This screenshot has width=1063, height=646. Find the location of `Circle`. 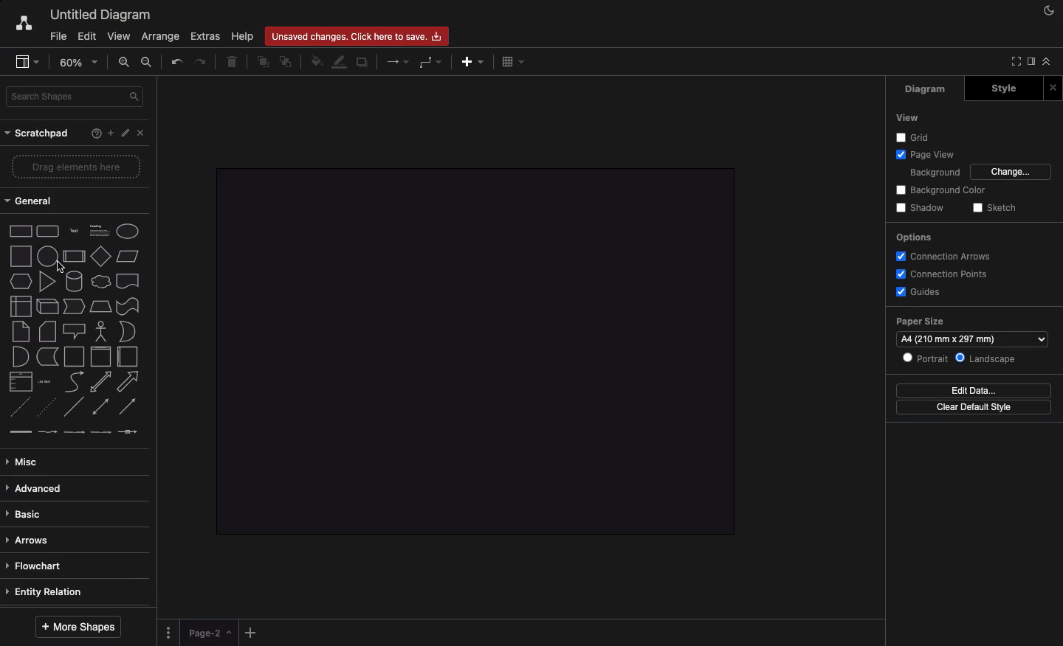

Circle is located at coordinates (49, 256).